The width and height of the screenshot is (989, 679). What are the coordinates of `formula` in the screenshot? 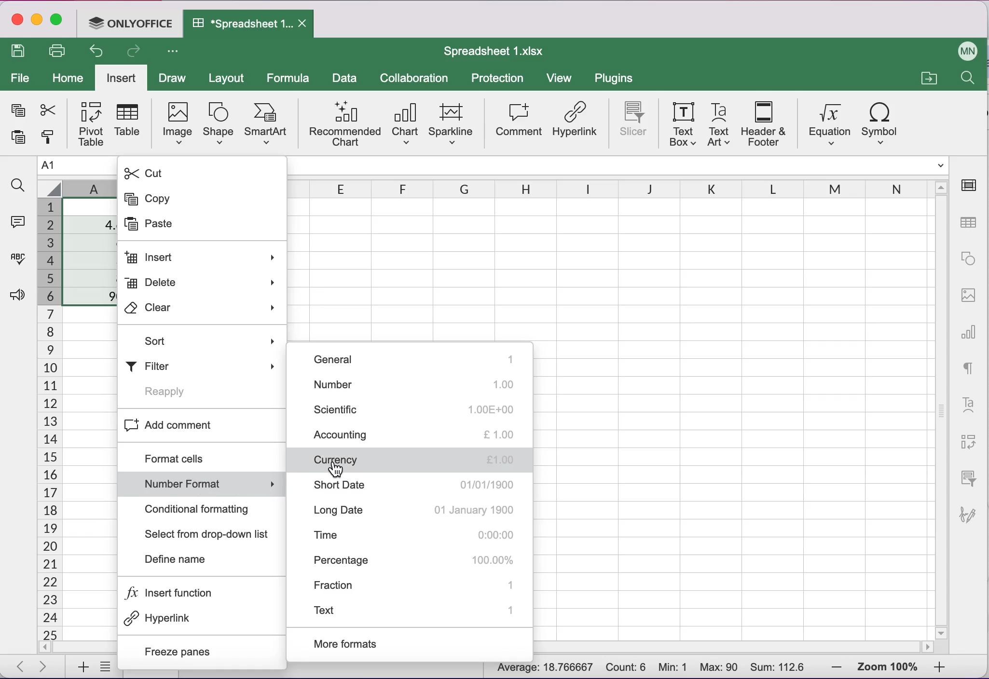 It's located at (291, 77).